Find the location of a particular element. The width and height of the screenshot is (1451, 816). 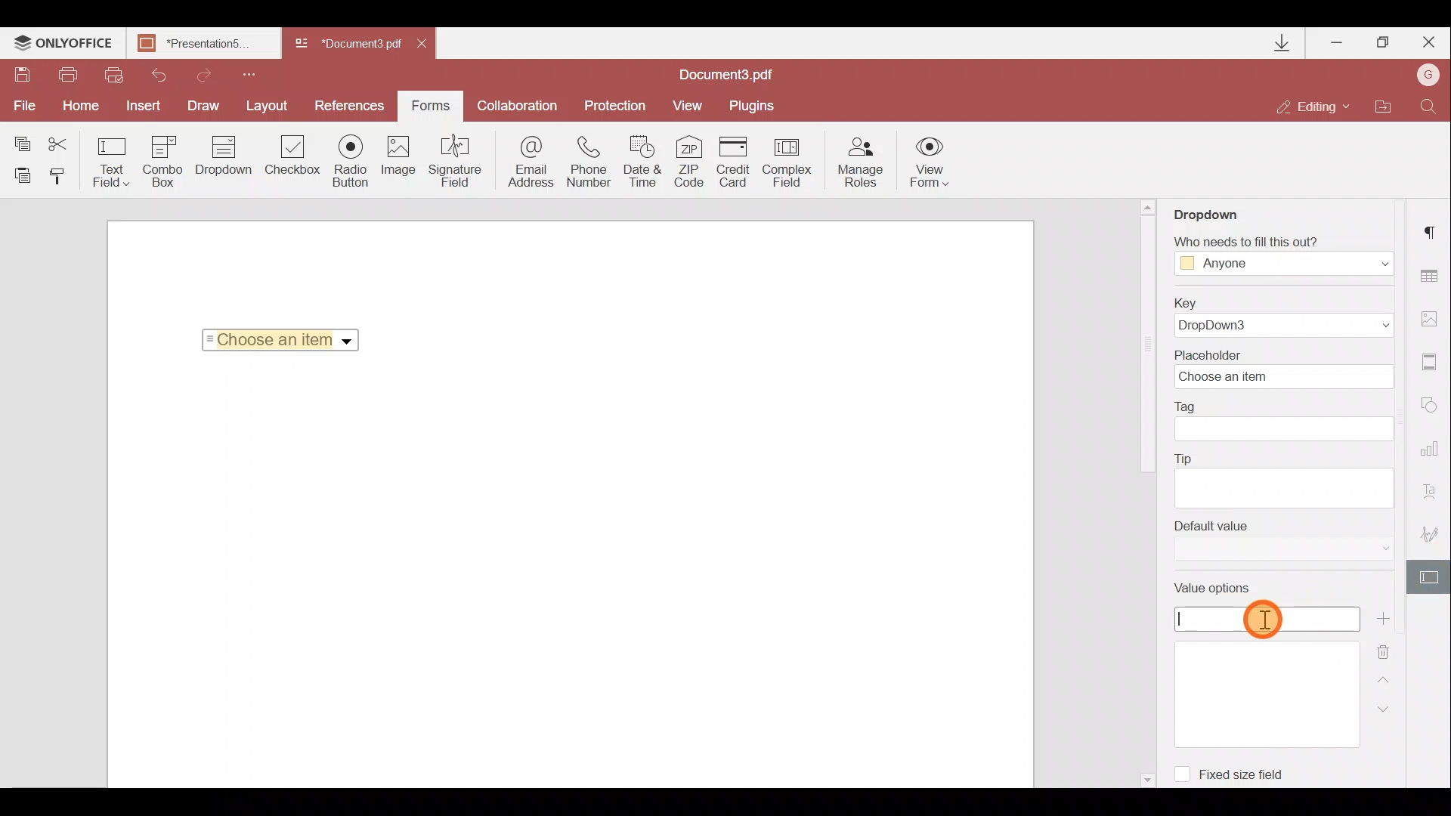

Image is located at coordinates (402, 160).